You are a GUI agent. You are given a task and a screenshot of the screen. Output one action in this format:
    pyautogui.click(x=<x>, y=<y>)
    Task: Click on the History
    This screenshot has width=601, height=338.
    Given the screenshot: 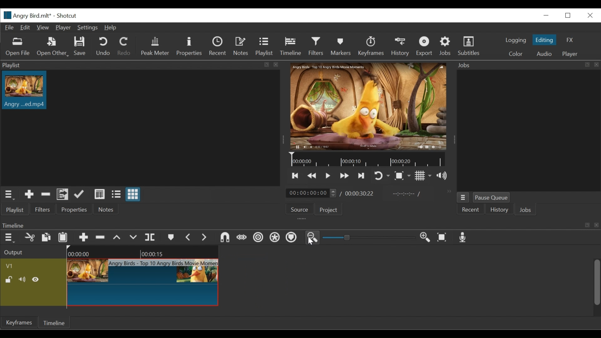 What is the action you would take?
    pyautogui.click(x=400, y=47)
    